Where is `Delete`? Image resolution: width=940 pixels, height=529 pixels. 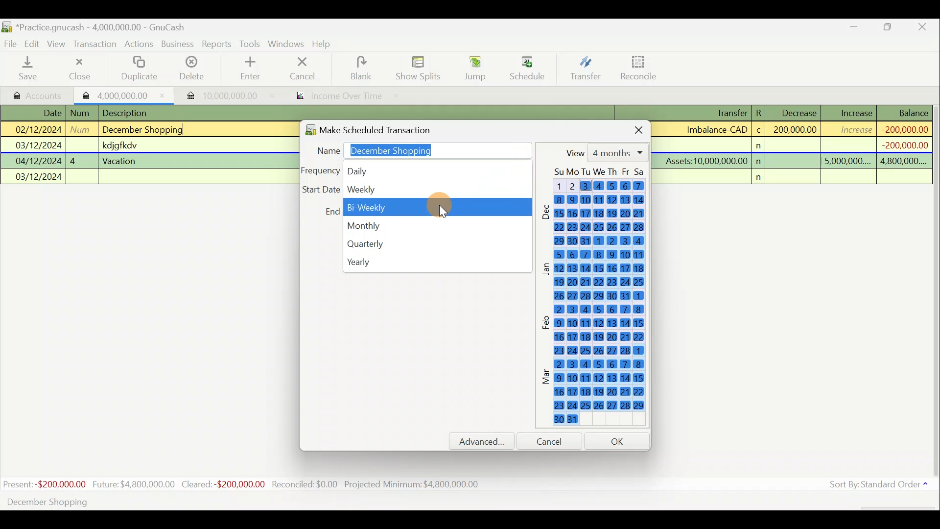
Delete is located at coordinates (190, 72).